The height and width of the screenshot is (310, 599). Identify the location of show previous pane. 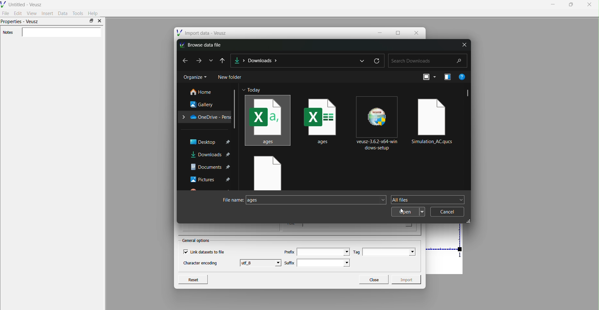
(448, 77).